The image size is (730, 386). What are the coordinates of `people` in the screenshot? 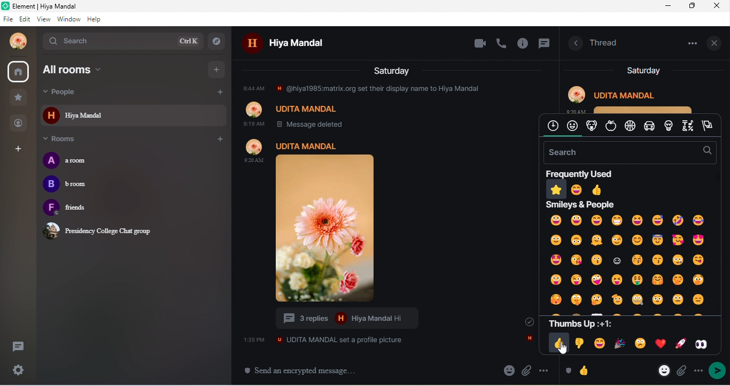 It's located at (19, 122).